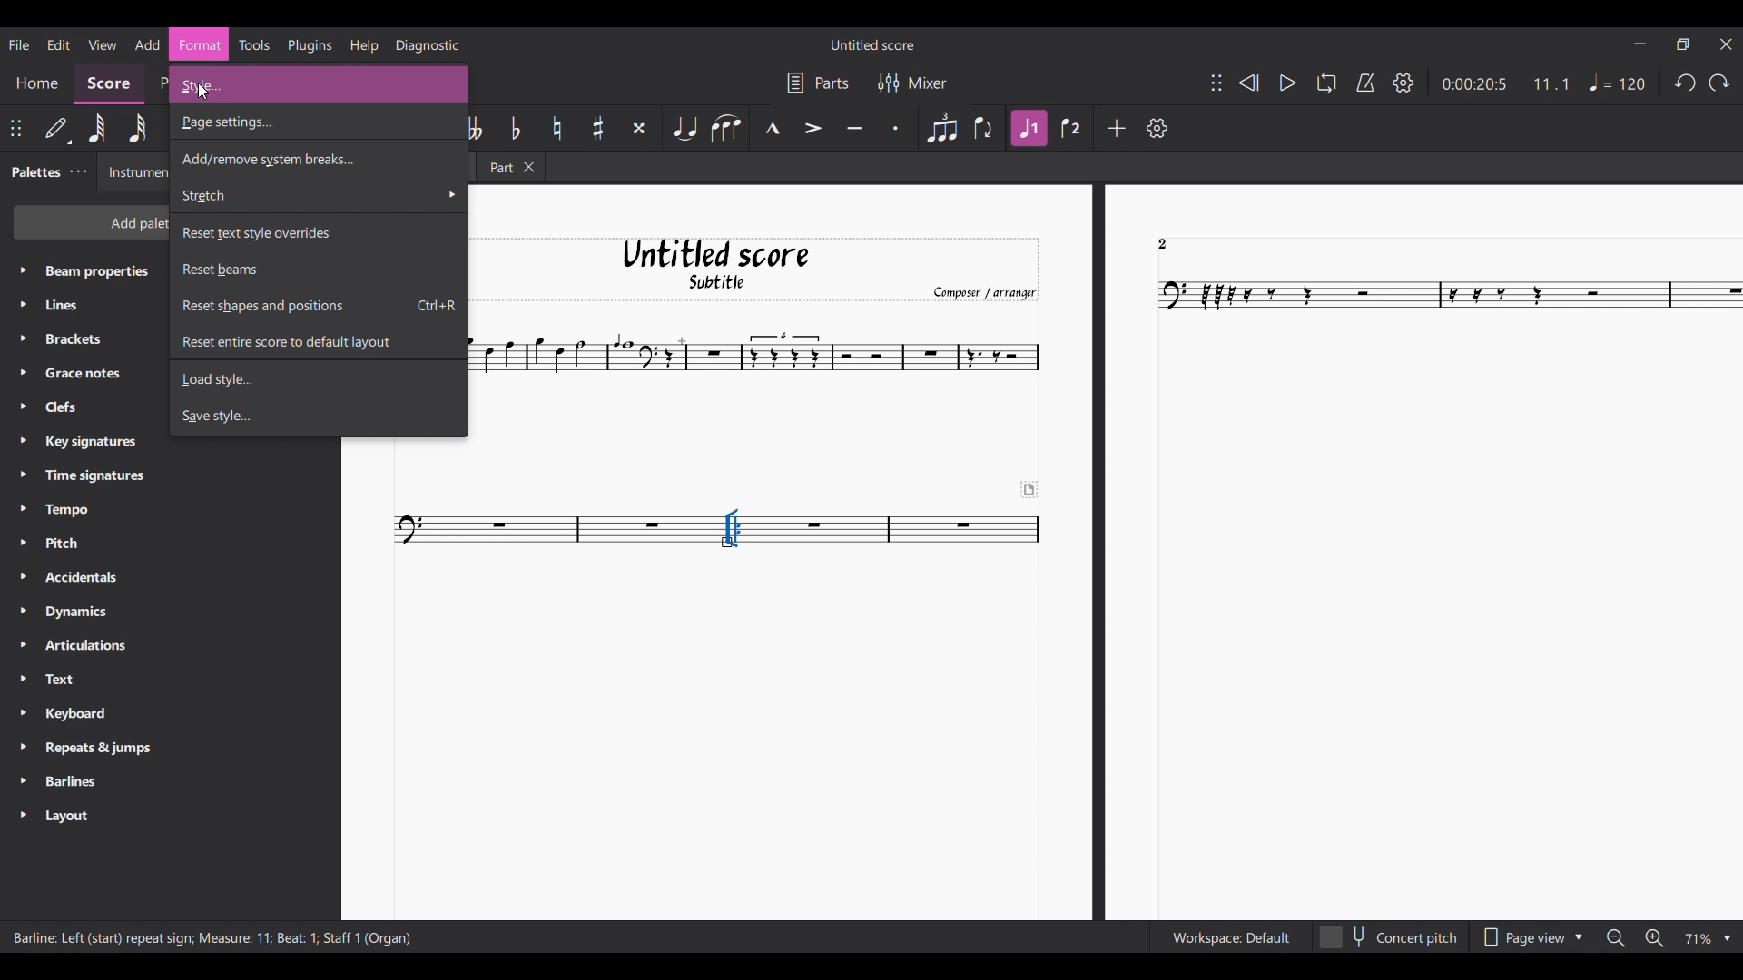 This screenshot has height=980, width=1743. I want to click on 32nd note, so click(138, 129).